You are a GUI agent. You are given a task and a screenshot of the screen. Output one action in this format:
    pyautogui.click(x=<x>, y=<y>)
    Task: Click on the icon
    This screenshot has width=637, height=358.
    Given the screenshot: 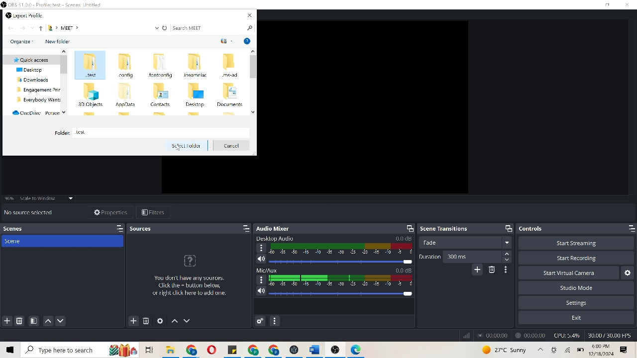 What is the action you would take?
    pyautogui.click(x=357, y=349)
    